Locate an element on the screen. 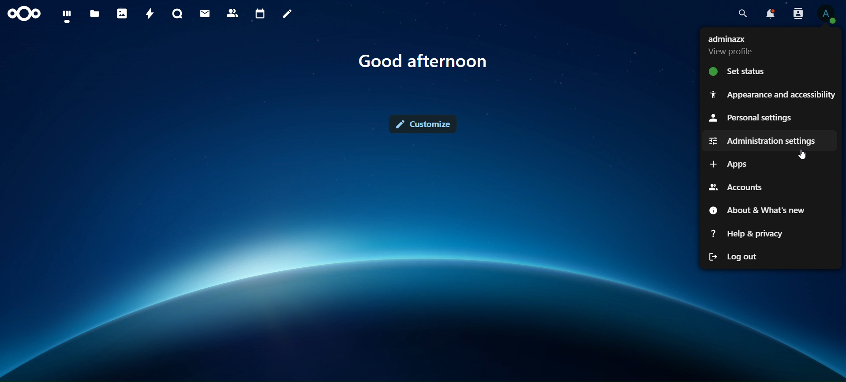  icon is located at coordinates (23, 13).